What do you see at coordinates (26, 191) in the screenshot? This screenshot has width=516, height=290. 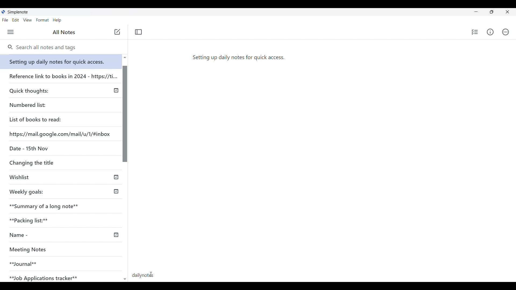 I see `Weekly goals` at bounding box center [26, 191].